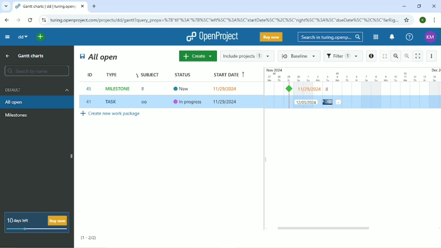 The width and height of the screenshot is (441, 248). I want to click on Search tabs, so click(6, 6).